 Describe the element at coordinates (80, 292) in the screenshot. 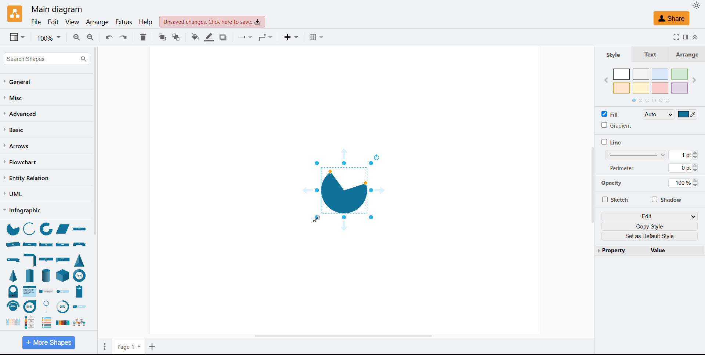

I see `numbered entry vertical` at that location.